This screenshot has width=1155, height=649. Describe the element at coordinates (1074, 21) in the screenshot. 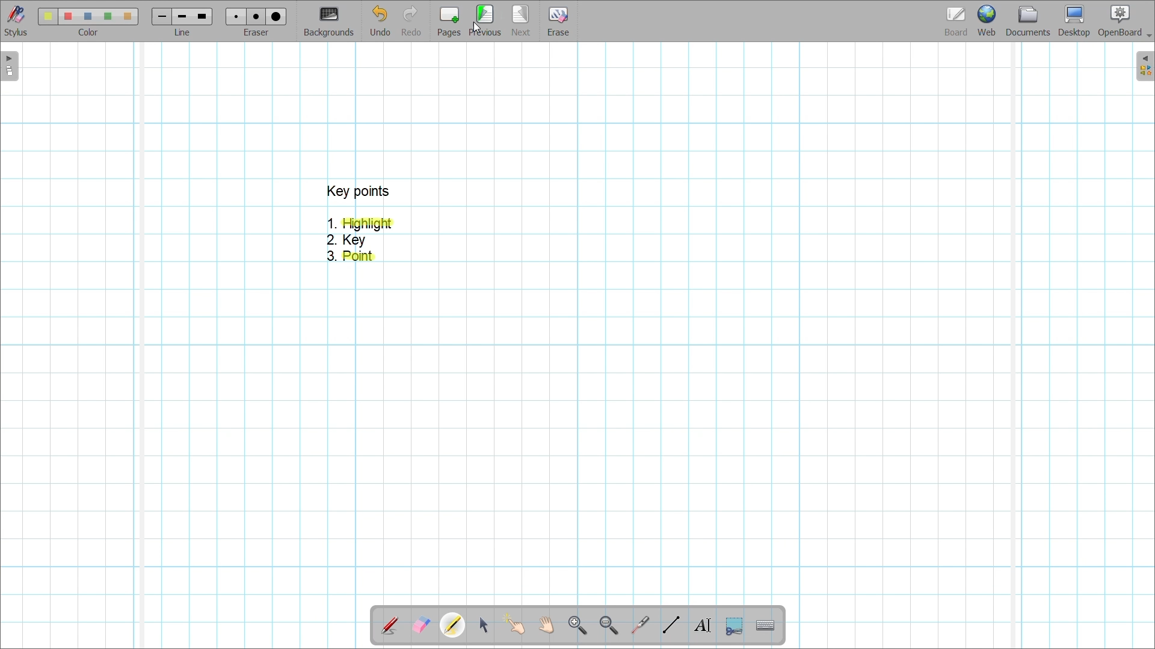

I see `Desktop` at that location.